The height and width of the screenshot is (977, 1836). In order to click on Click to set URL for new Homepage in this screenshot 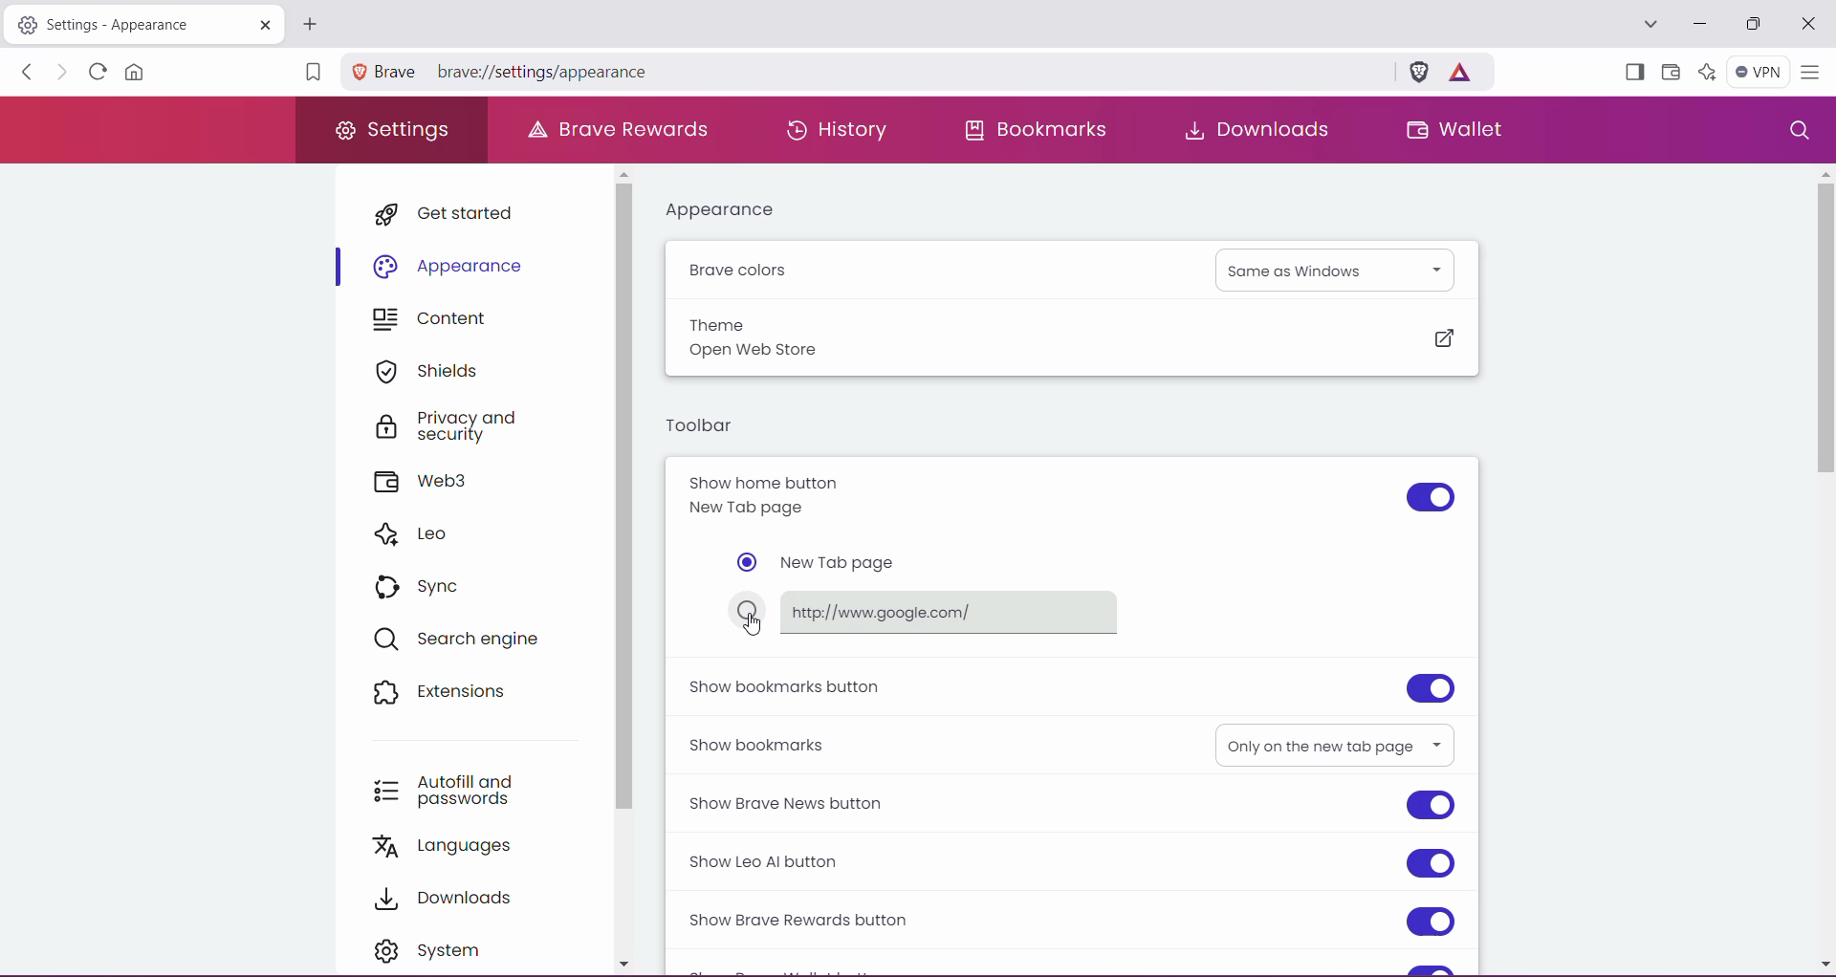, I will do `click(934, 613)`.